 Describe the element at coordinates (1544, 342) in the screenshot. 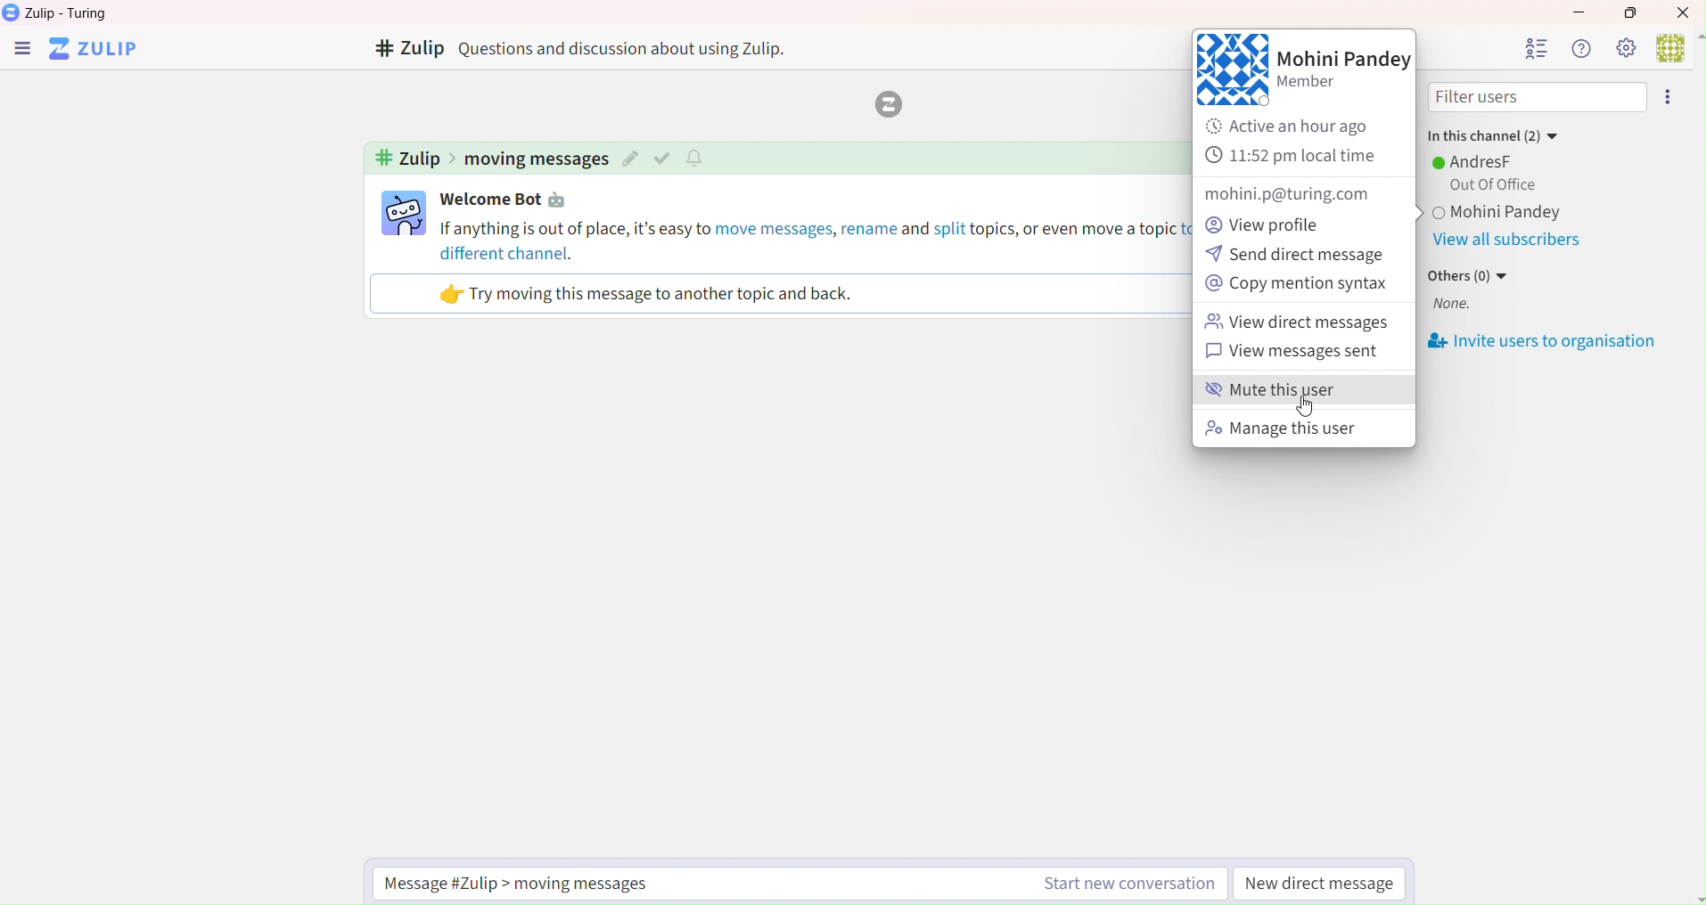

I see `Invite users to organization` at that location.